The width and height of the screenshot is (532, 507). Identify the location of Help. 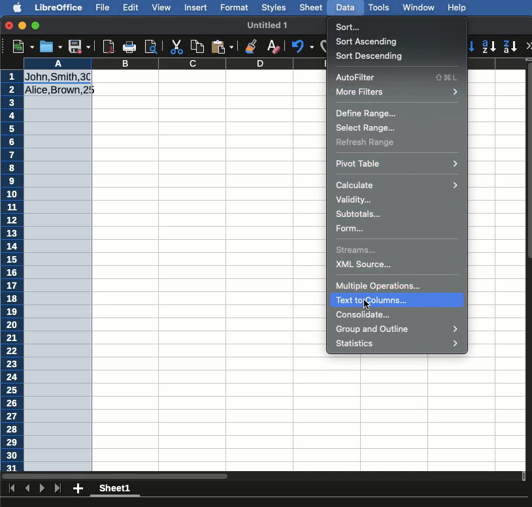
(458, 7).